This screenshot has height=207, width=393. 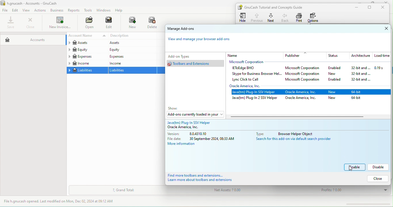 I want to click on close, so click(x=381, y=29).